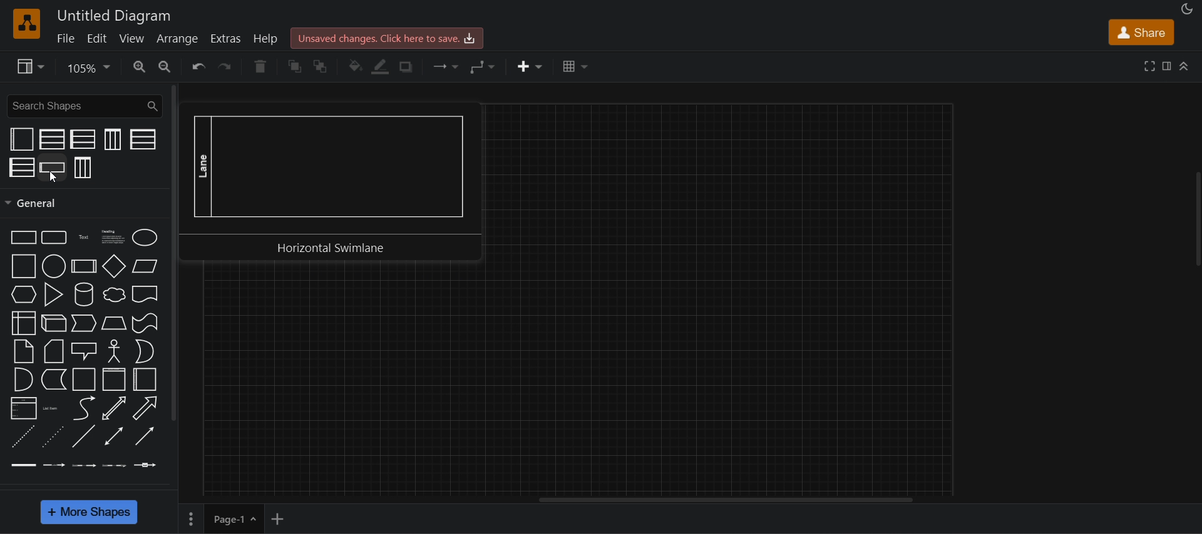  I want to click on cloud, so click(115, 295).